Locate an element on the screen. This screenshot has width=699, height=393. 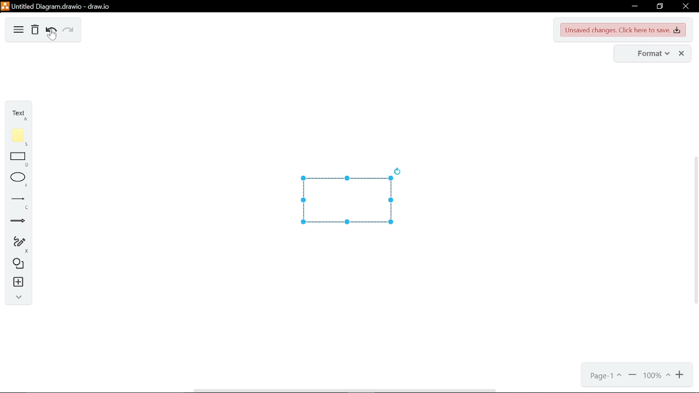
close is located at coordinates (685, 6).